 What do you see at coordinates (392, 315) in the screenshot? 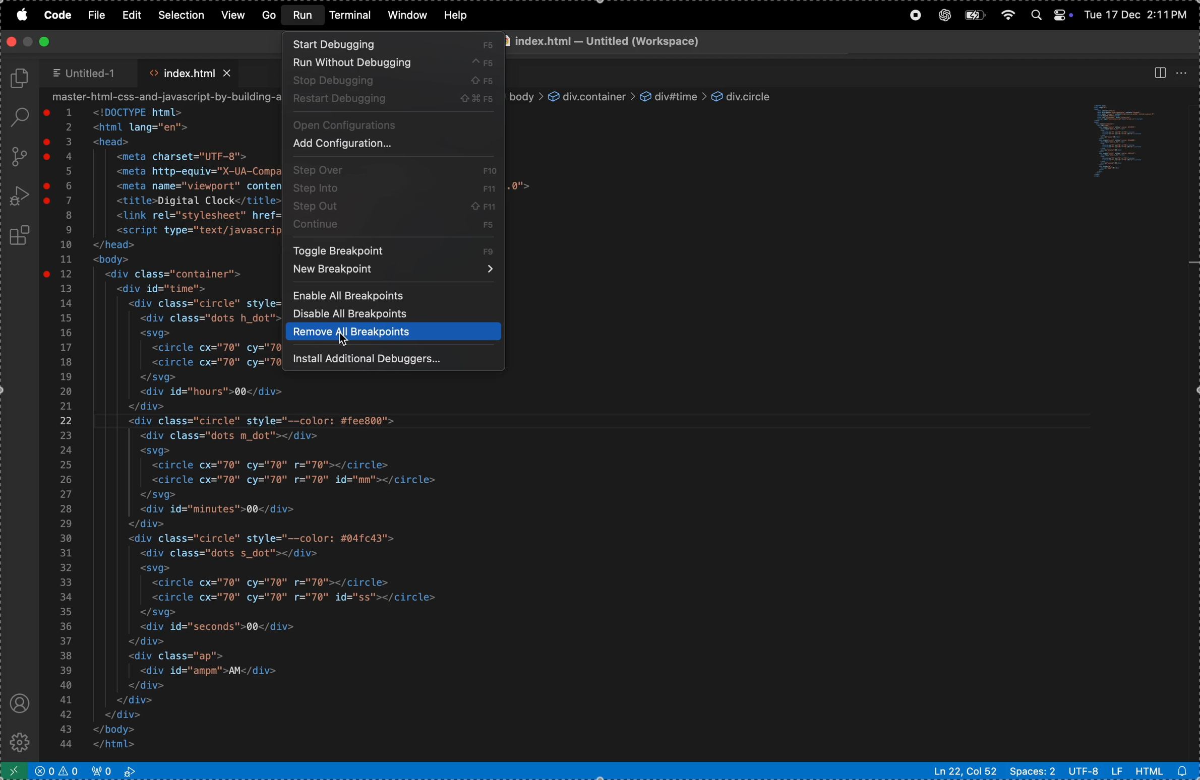
I see `disable all breaK points` at bounding box center [392, 315].